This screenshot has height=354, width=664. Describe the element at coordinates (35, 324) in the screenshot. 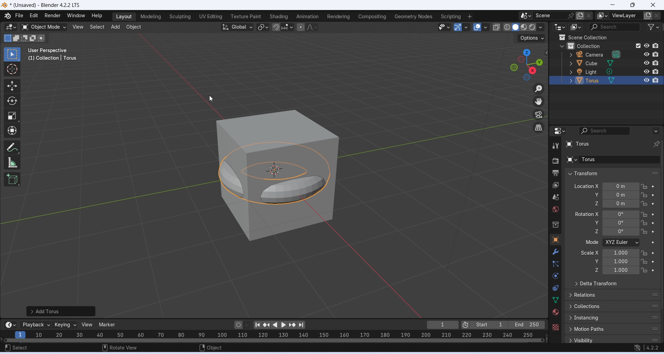

I see `Playback` at that location.